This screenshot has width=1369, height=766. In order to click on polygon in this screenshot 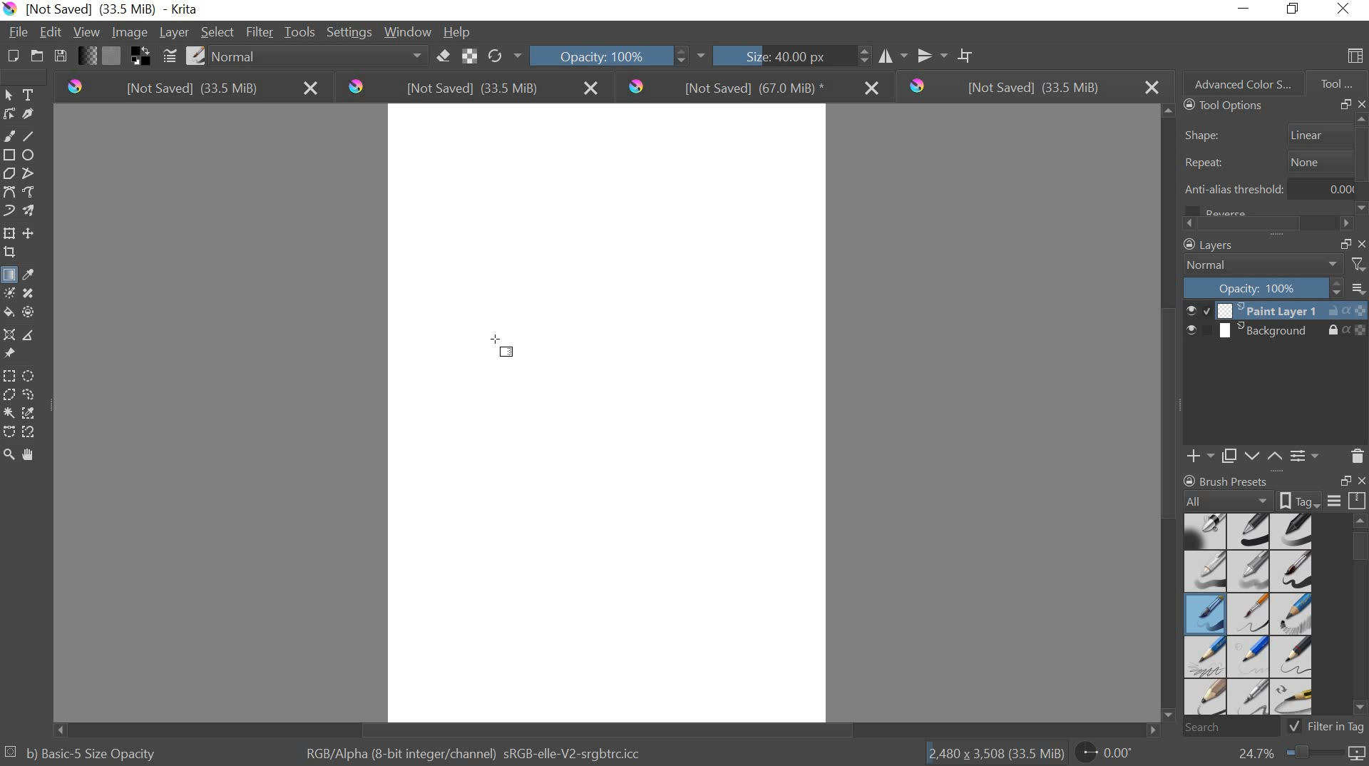, I will do `click(10, 173)`.